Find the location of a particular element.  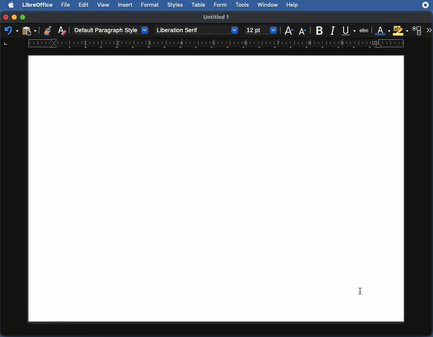

More is located at coordinates (429, 29).